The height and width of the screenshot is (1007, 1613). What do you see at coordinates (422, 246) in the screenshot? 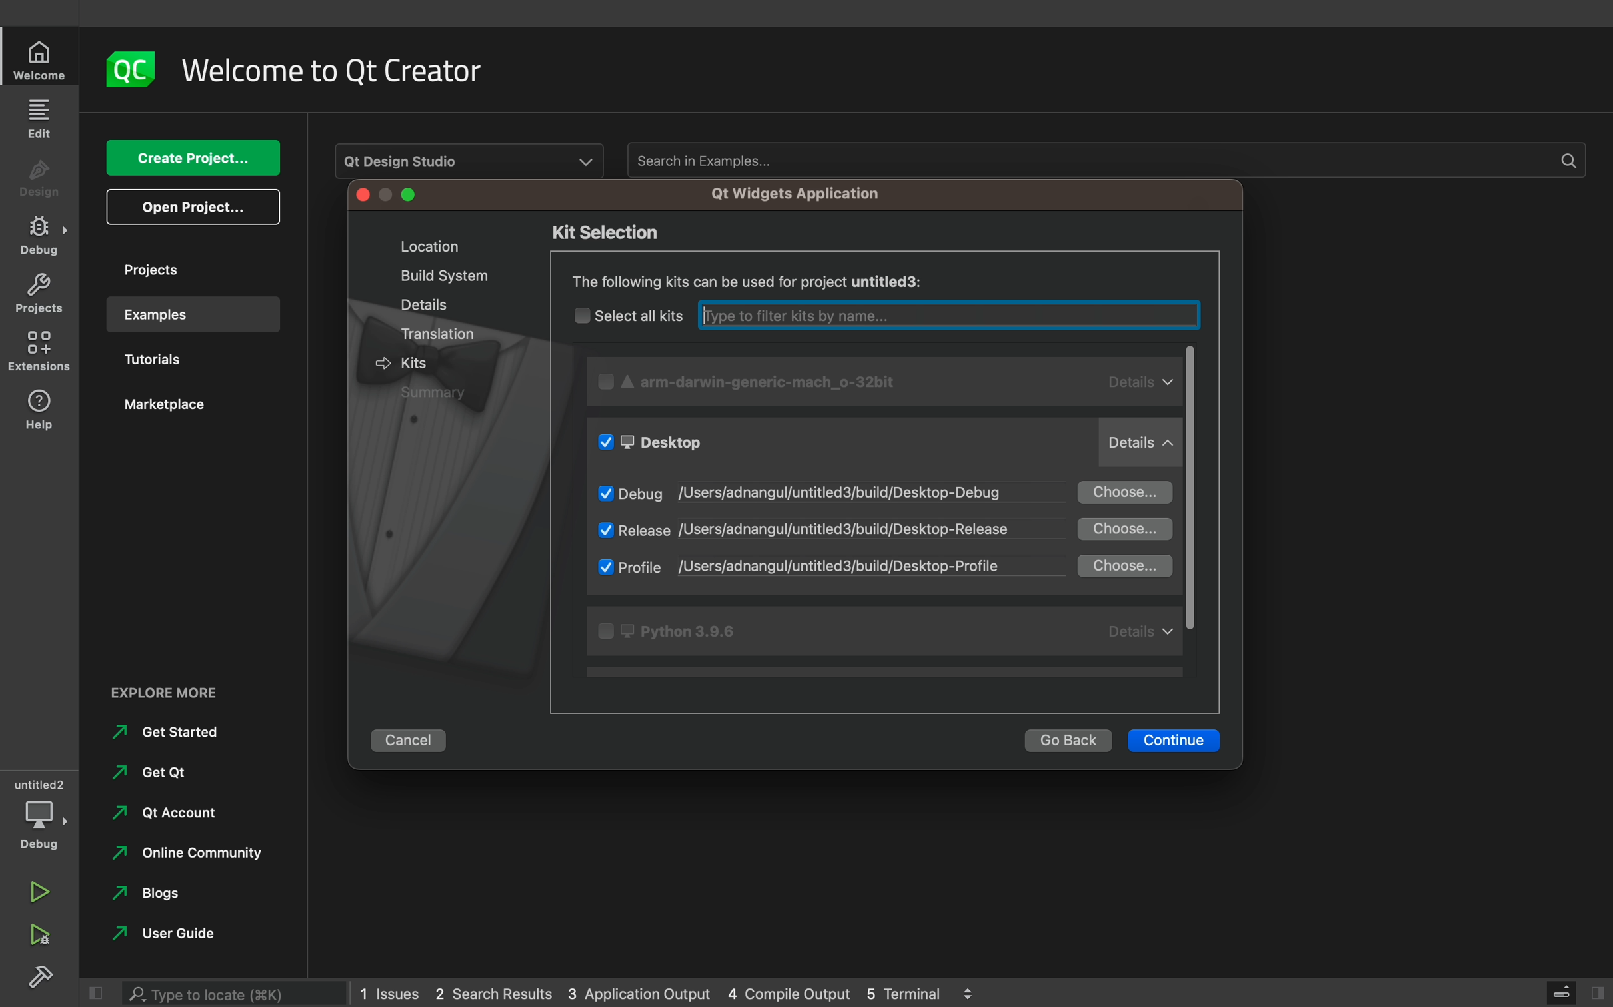
I see `location` at bounding box center [422, 246].